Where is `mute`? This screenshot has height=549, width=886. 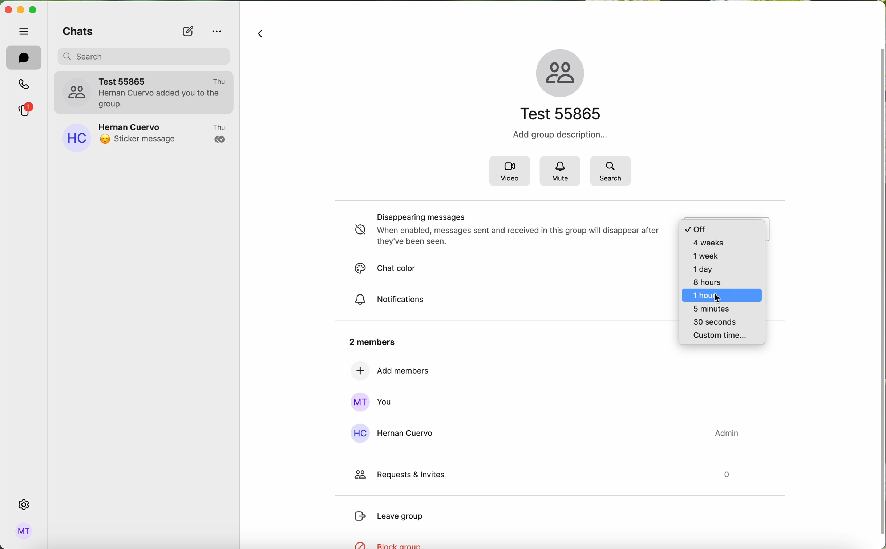
mute is located at coordinates (559, 171).